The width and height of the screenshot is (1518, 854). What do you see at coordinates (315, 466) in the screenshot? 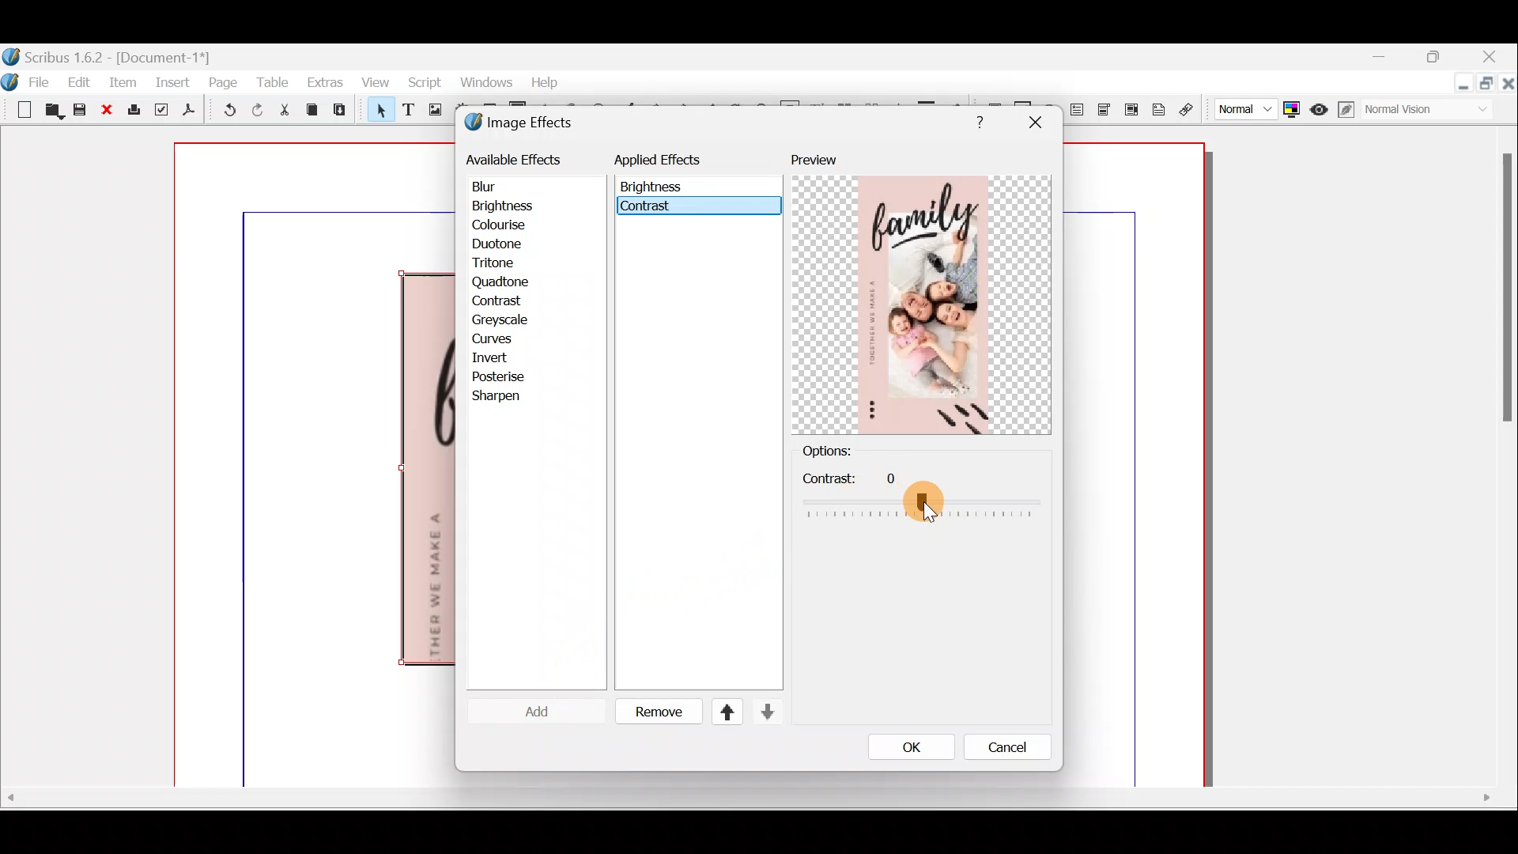
I see `Canvas` at bounding box center [315, 466].